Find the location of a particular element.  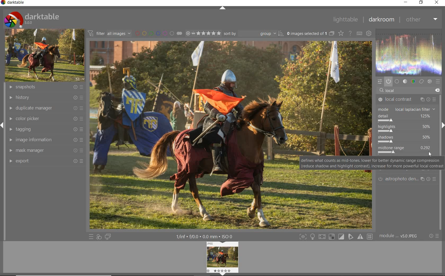

lighttable is located at coordinates (346, 19).